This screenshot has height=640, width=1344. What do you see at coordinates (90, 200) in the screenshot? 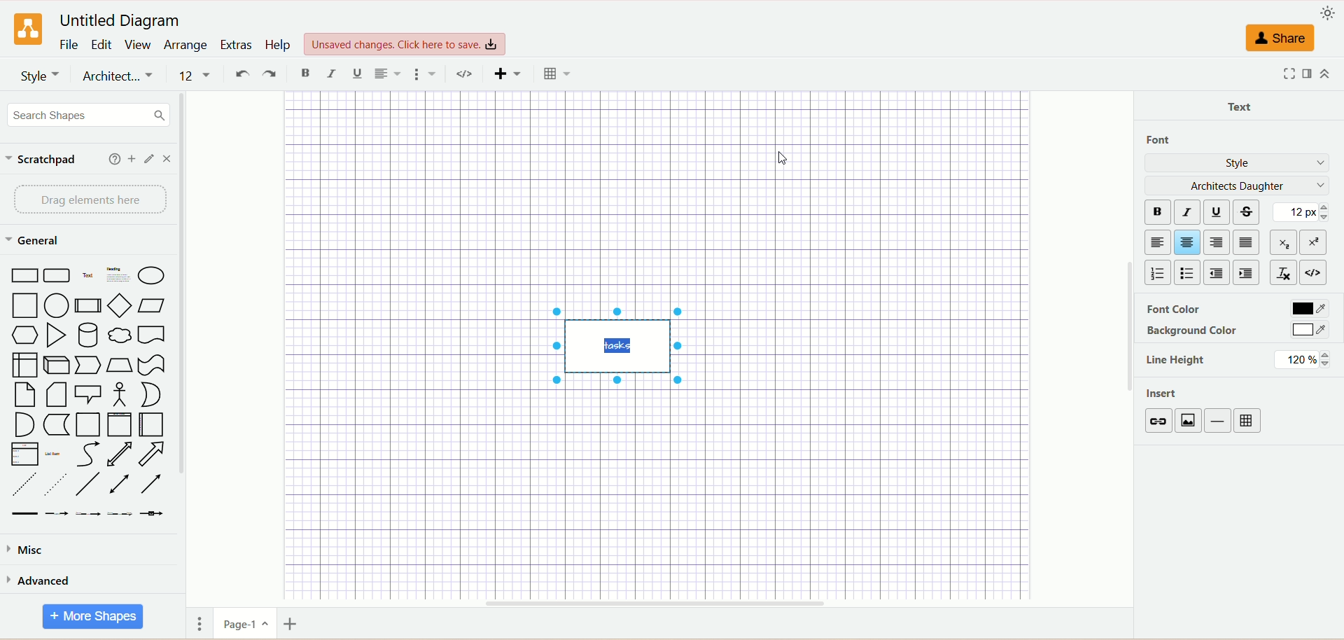
I see `drag elements here` at bounding box center [90, 200].